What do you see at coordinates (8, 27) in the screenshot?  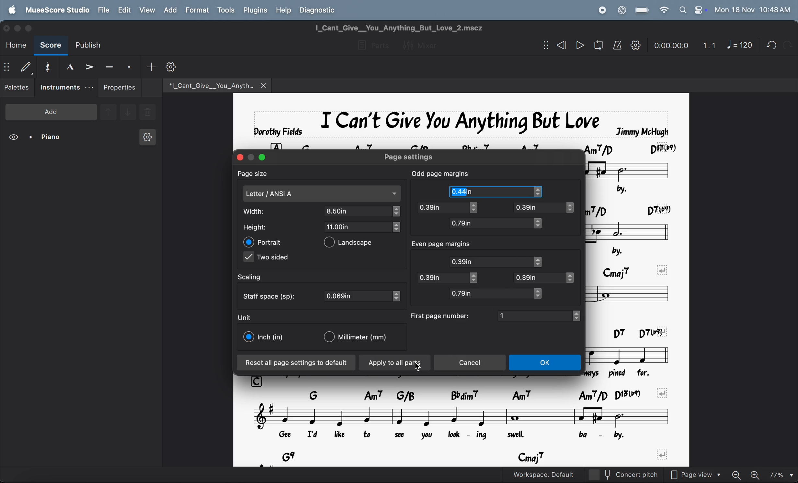 I see `close` at bounding box center [8, 27].